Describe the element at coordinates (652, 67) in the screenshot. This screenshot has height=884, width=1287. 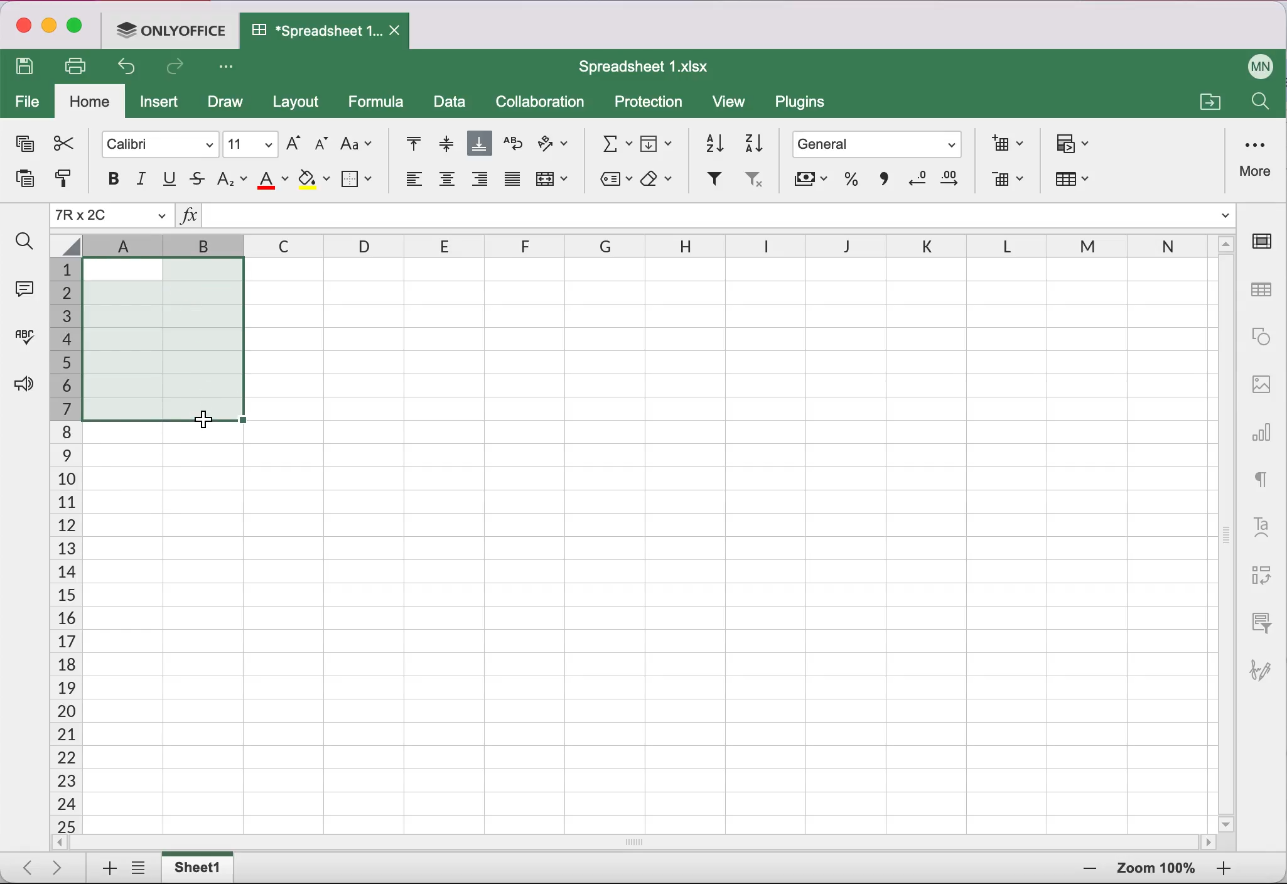
I see `Spreadsheet 1.xIsx` at that location.